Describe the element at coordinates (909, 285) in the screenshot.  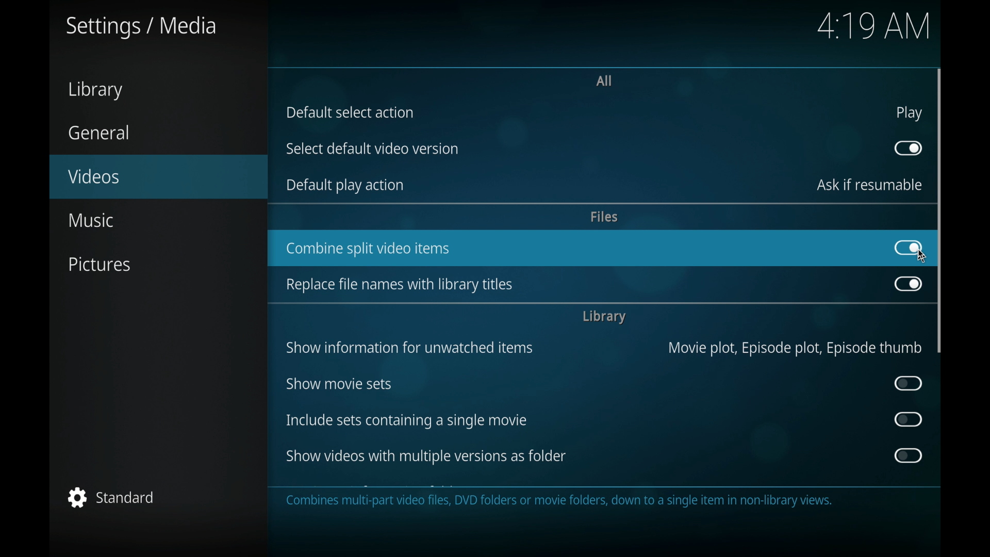
I see `toggle button` at that location.